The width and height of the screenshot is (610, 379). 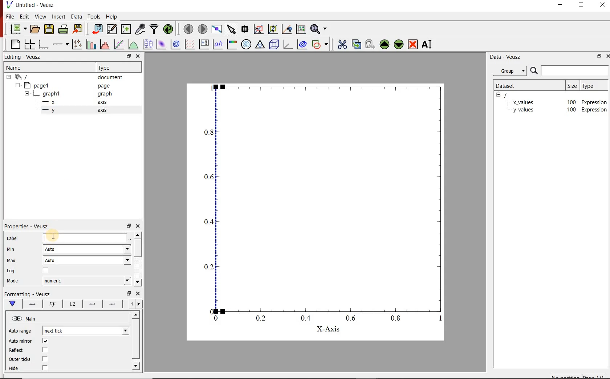 What do you see at coordinates (128, 56) in the screenshot?
I see `restore down` at bounding box center [128, 56].